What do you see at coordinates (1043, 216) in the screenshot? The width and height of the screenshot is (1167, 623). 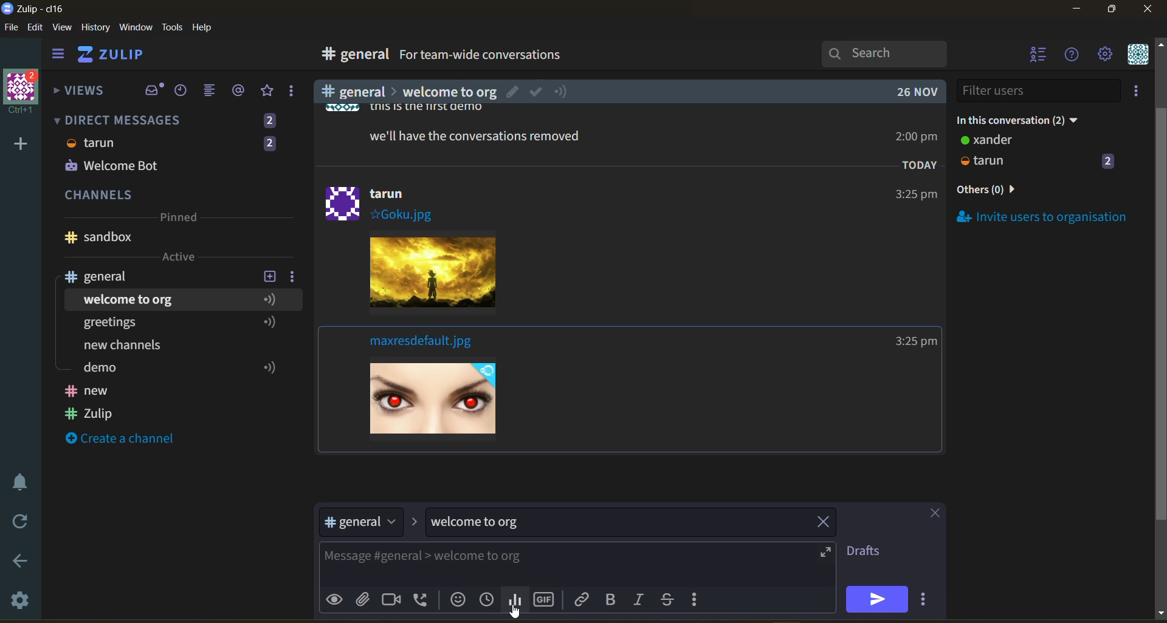 I see `invite users to organisation` at bounding box center [1043, 216].